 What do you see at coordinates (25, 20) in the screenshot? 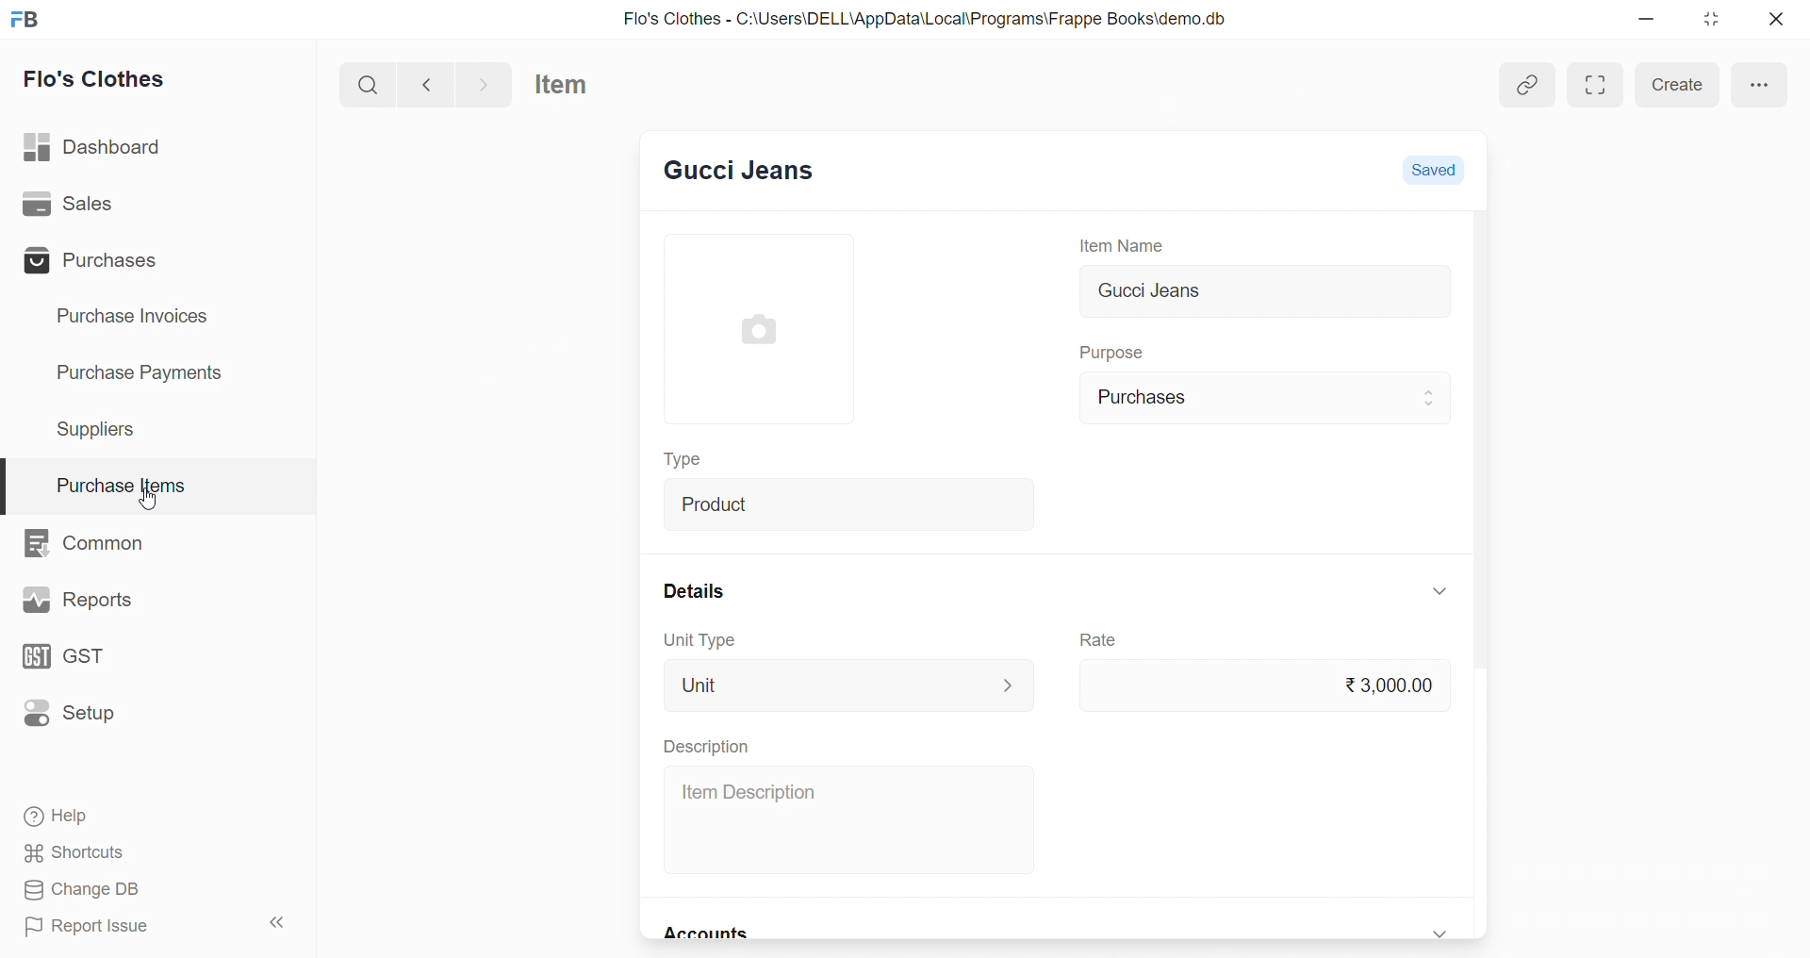
I see `logo` at bounding box center [25, 20].